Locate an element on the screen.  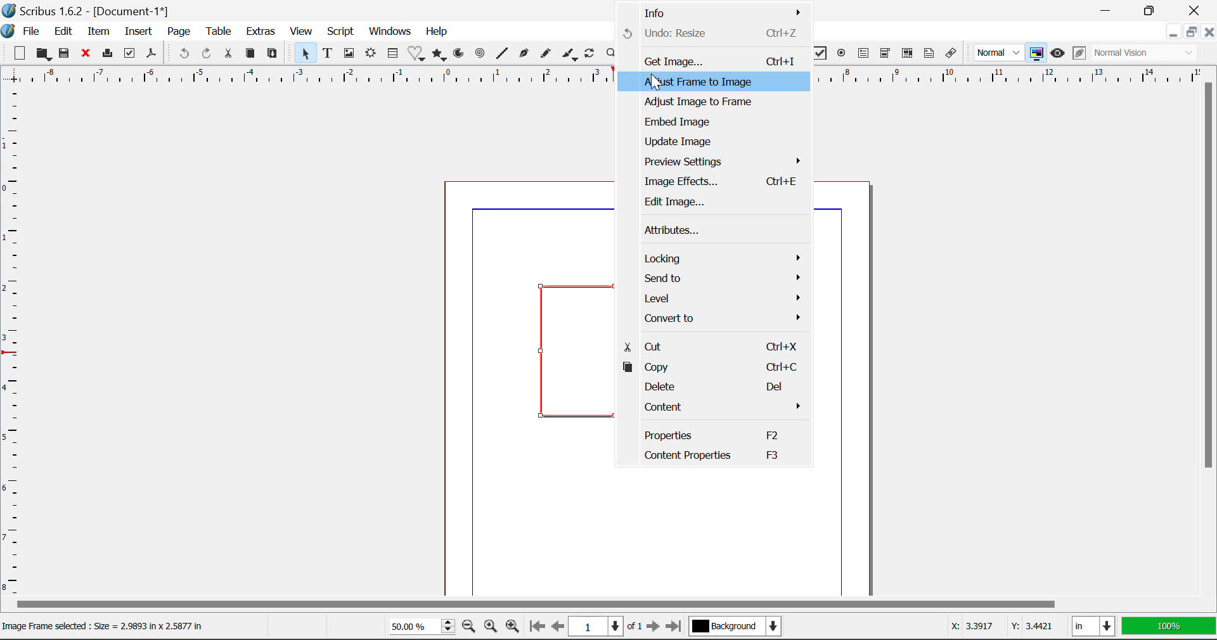
Horizontal Scroll Bar is located at coordinates (606, 606).